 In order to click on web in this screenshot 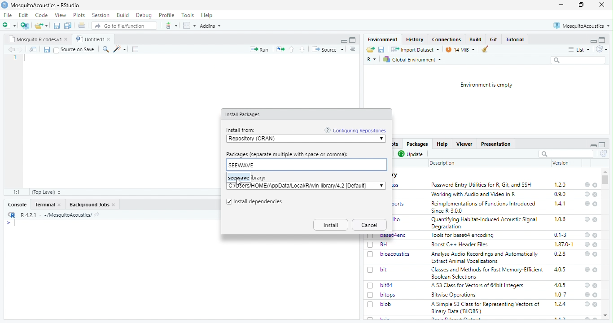, I will do `click(587, 254)`.